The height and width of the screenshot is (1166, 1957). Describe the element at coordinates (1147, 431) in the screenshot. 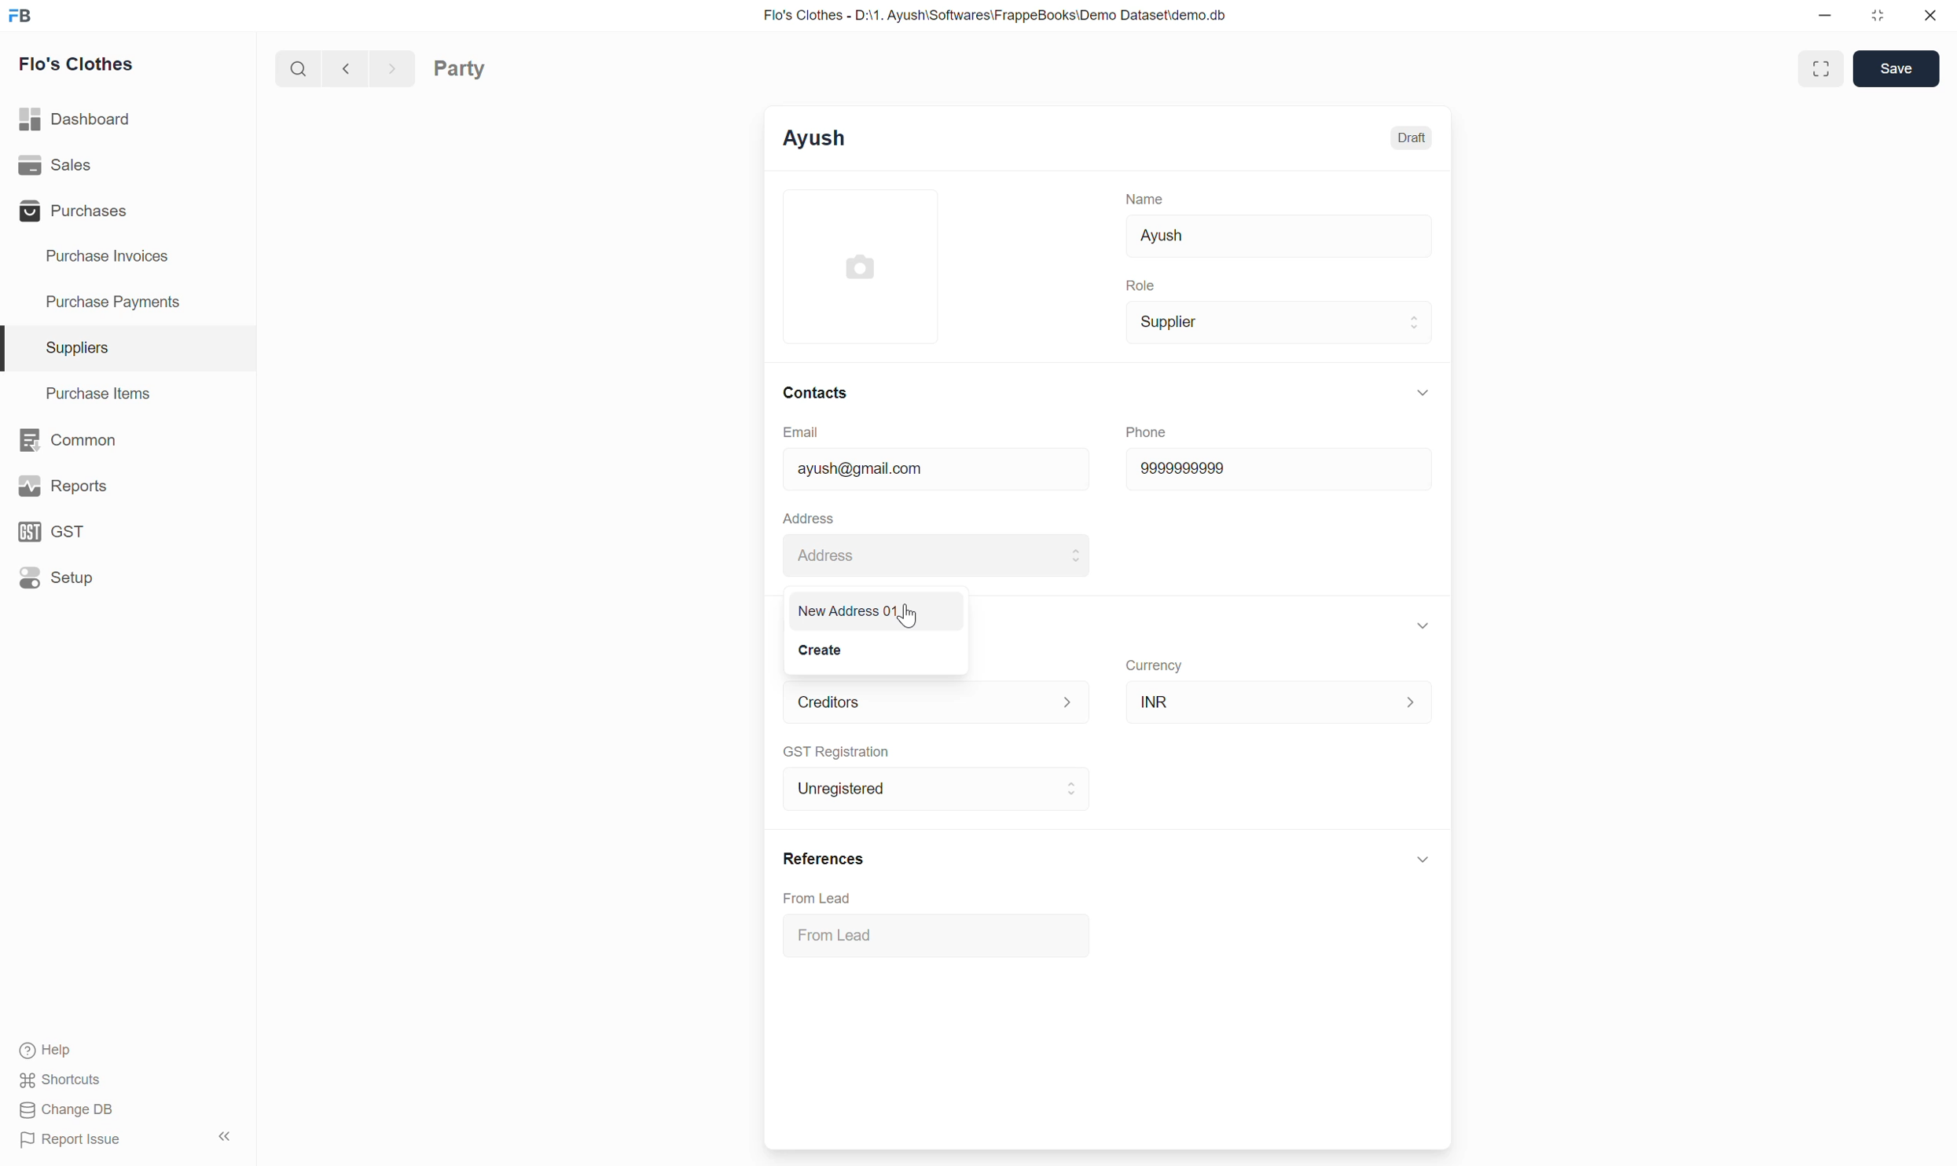

I see `Phone` at that location.